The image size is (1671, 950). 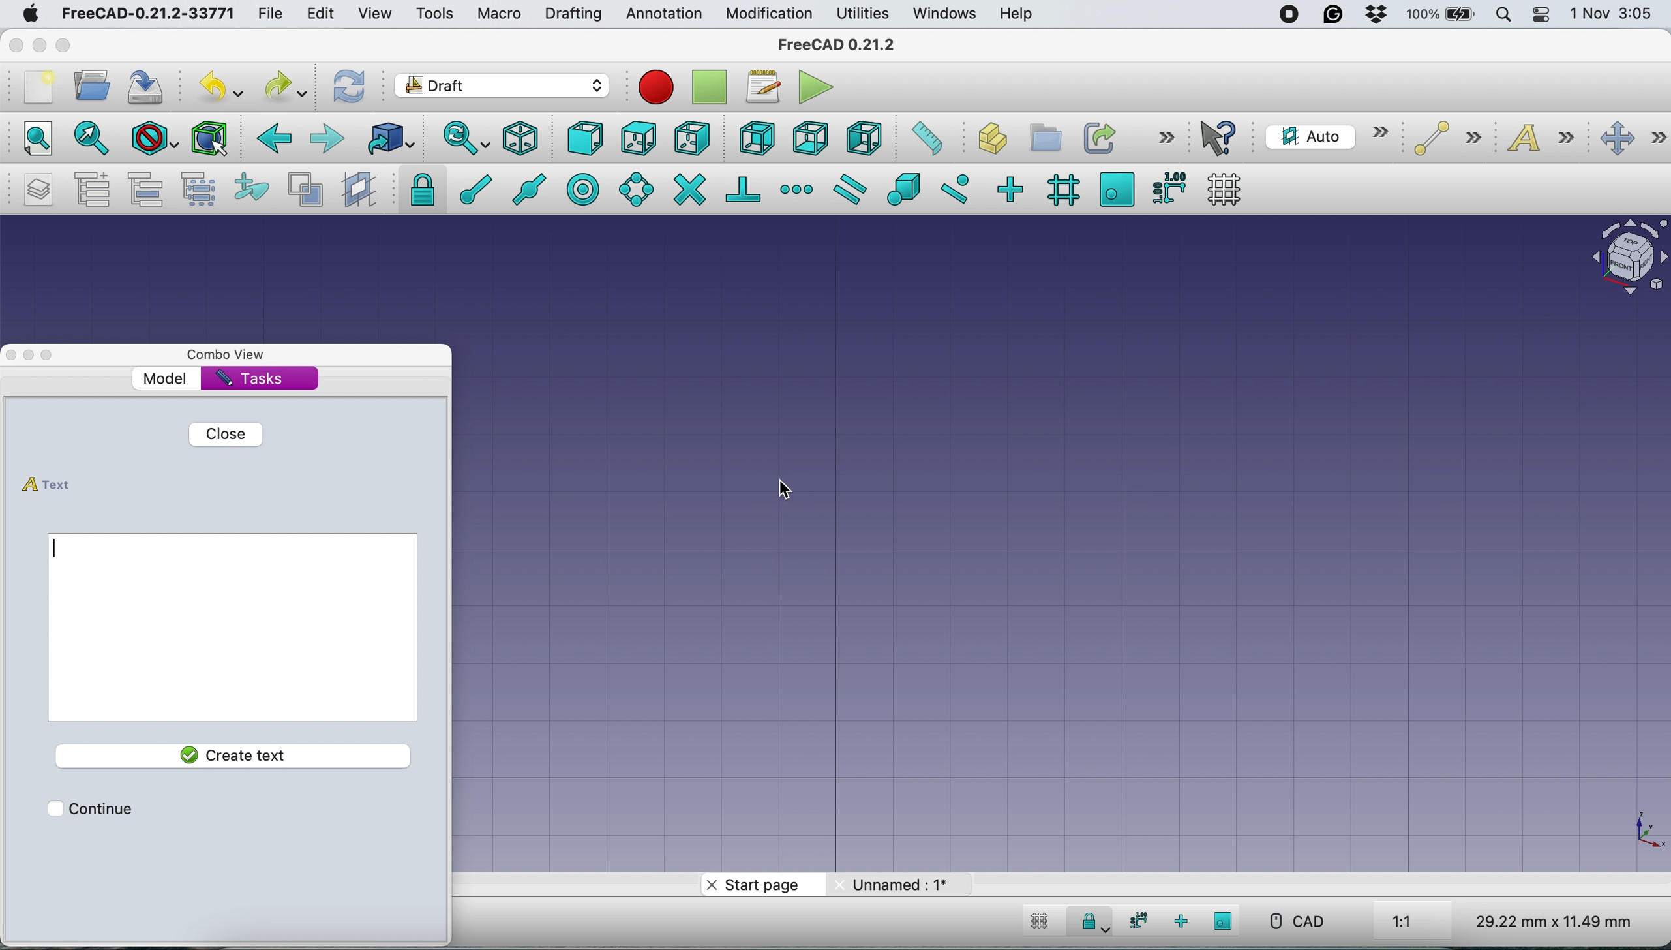 I want to click on macros, so click(x=765, y=85).